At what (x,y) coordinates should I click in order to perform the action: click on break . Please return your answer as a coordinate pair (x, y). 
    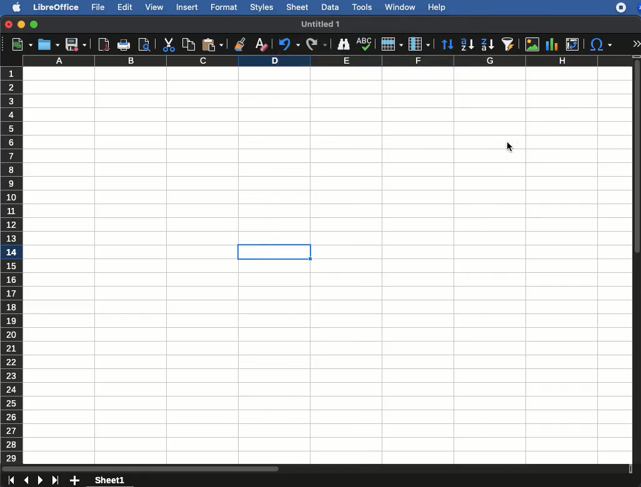
    Looking at the image, I should click on (311, 265).